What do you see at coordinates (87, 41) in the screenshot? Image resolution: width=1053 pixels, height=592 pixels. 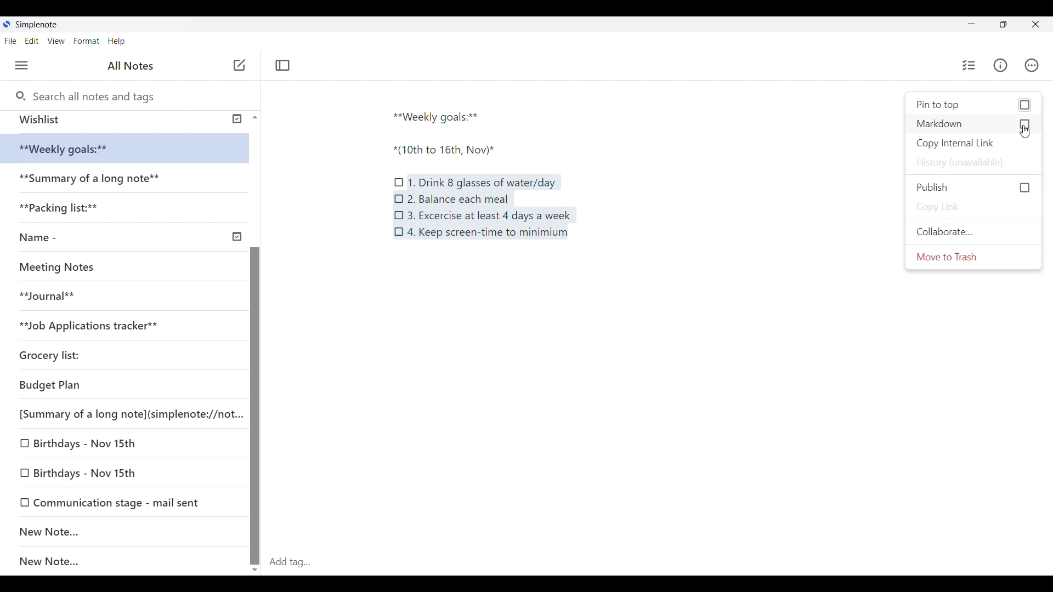 I see `Format` at bounding box center [87, 41].